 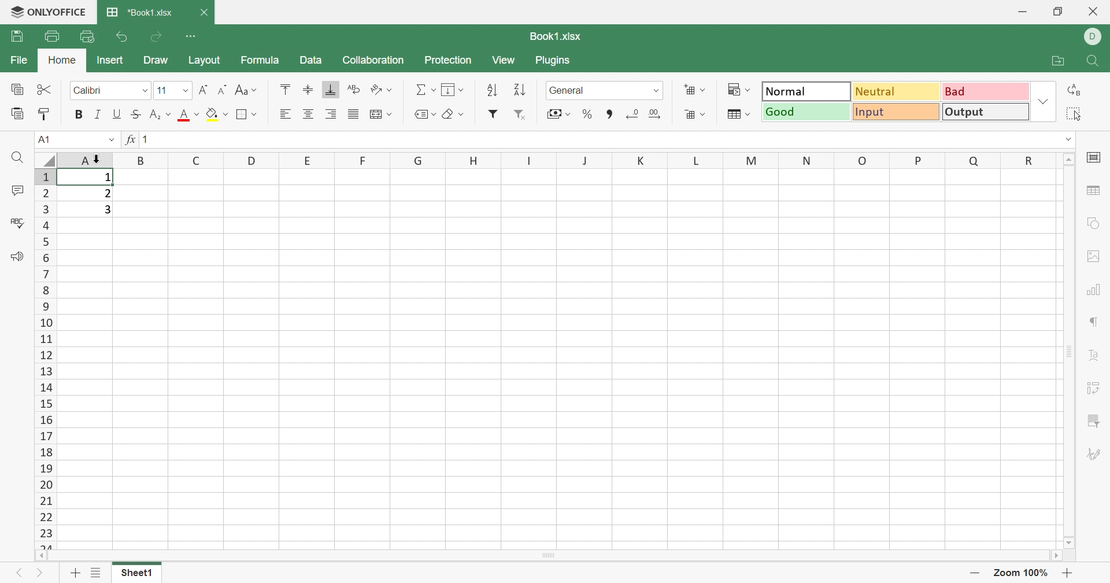 What do you see at coordinates (17, 90) in the screenshot?
I see `Copy` at bounding box center [17, 90].